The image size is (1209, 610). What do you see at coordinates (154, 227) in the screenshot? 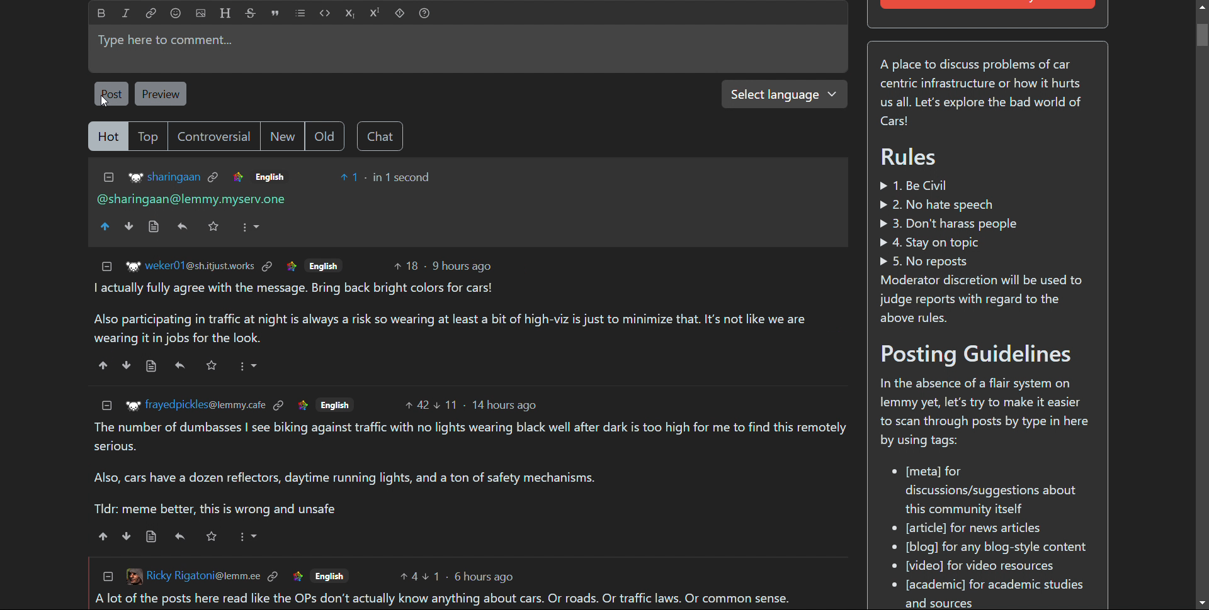
I see `Source` at bounding box center [154, 227].